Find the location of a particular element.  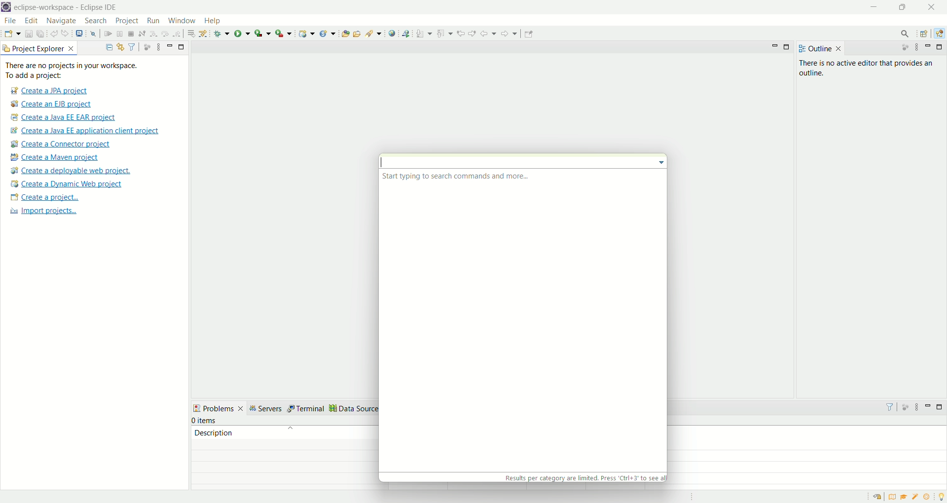

help is located at coordinates (212, 21).